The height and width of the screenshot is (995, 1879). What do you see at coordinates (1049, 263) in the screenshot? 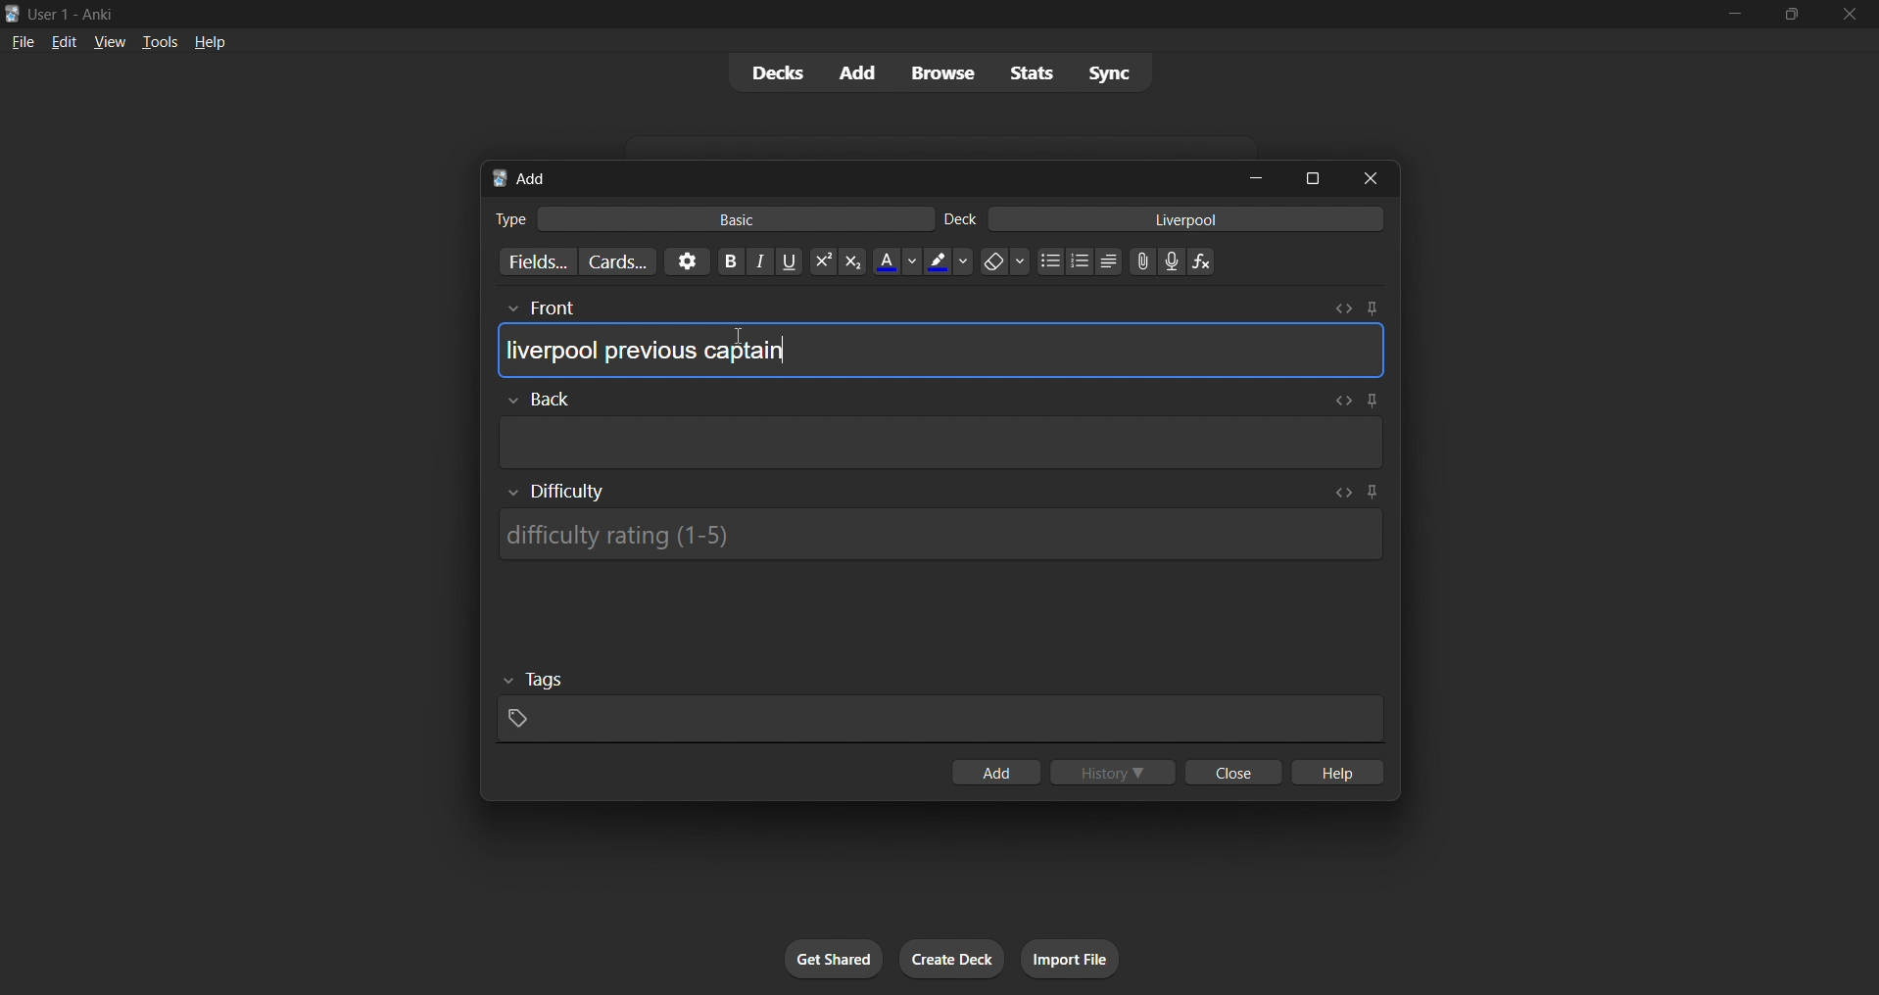
I see `dotted list` at bounding box center [1049, 263].